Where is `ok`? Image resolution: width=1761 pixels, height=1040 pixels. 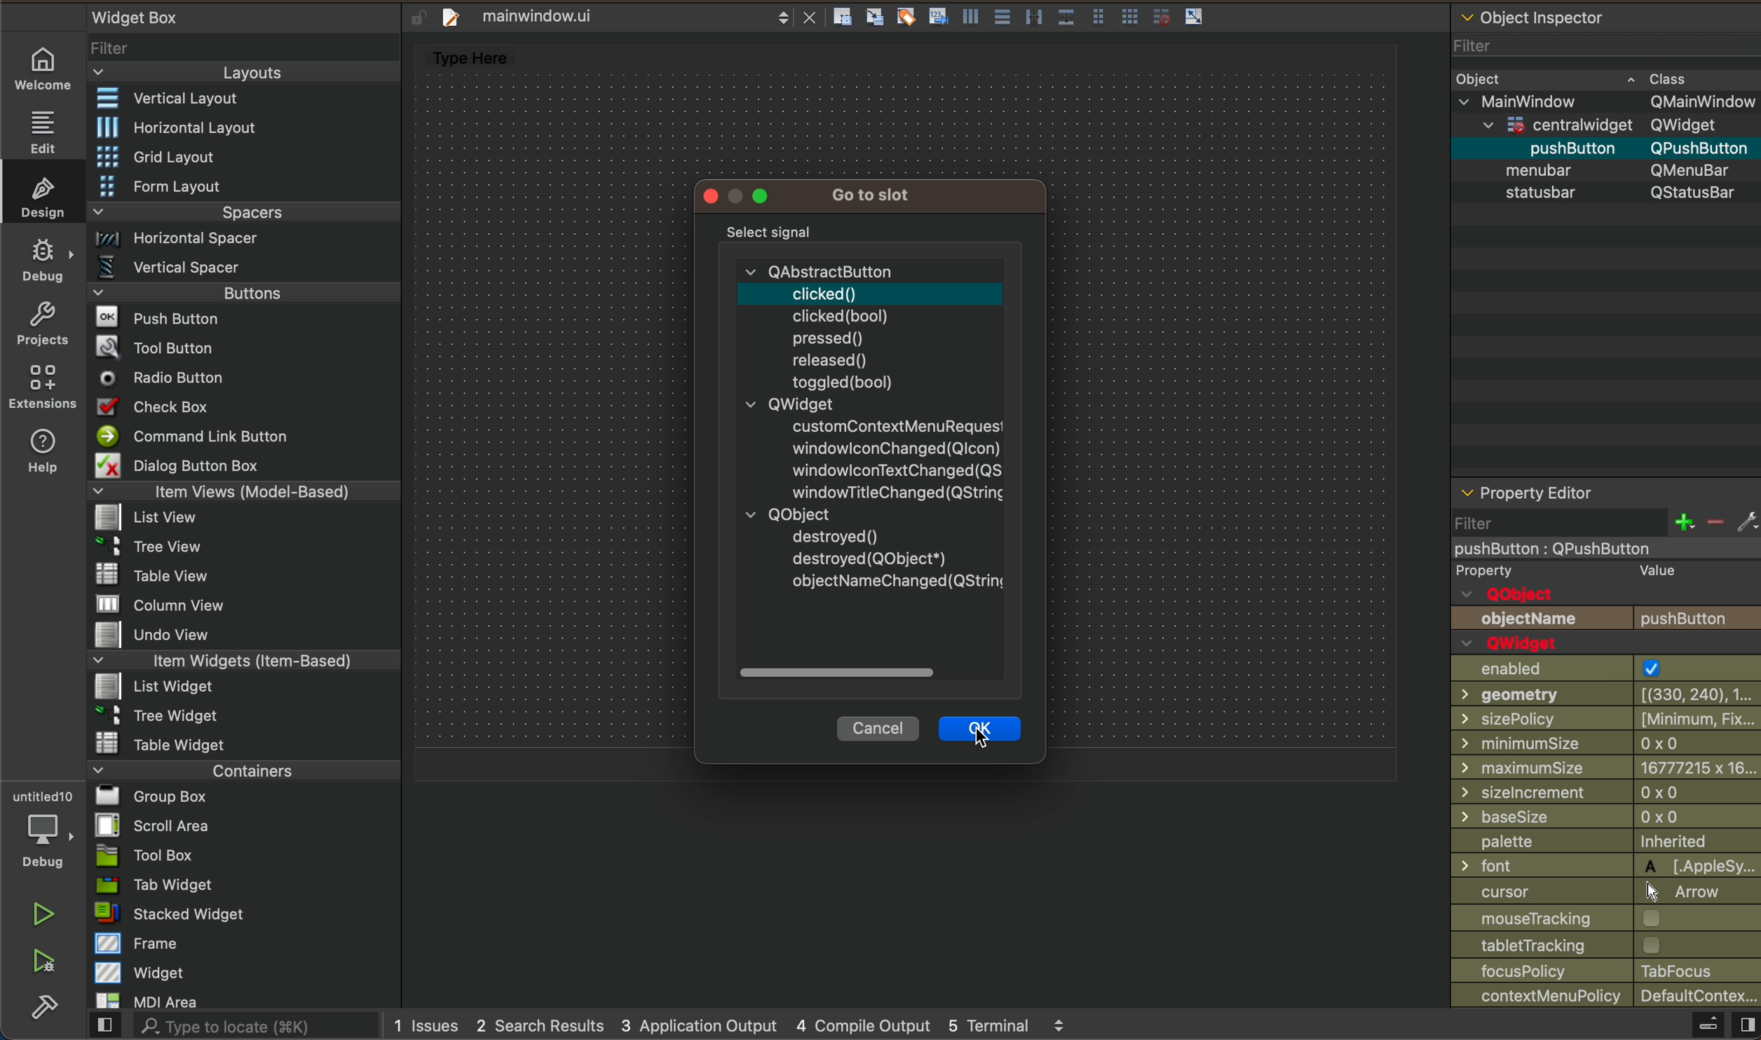 ok is located at coordinates (980, 730).